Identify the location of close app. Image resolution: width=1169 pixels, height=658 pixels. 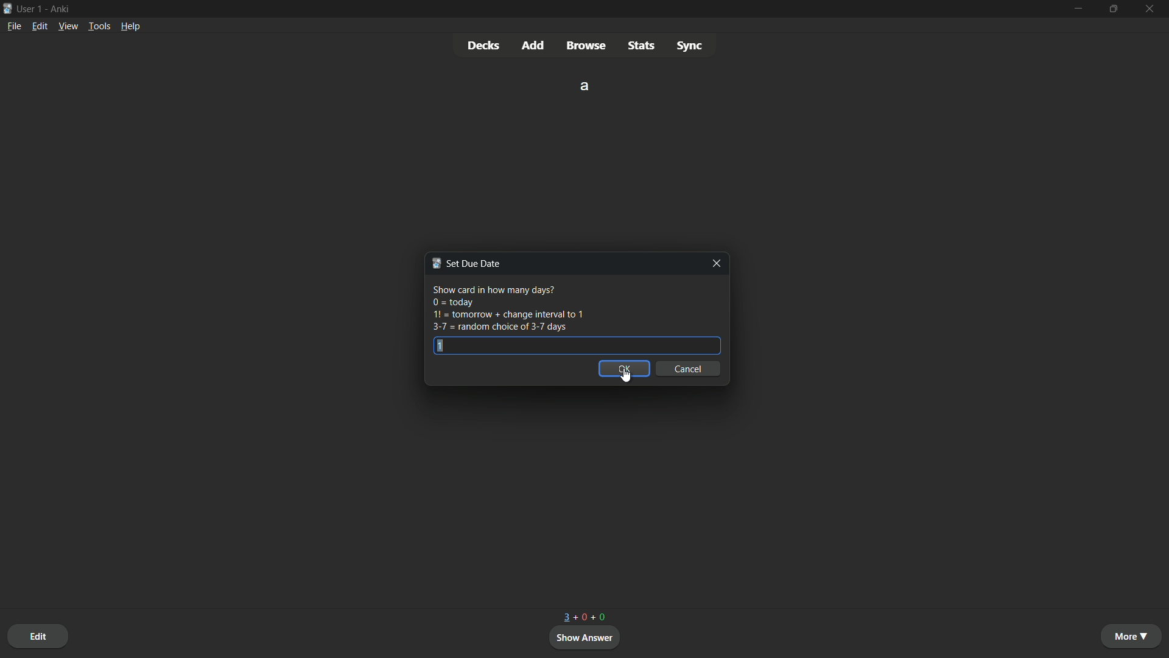
(1152, 9).